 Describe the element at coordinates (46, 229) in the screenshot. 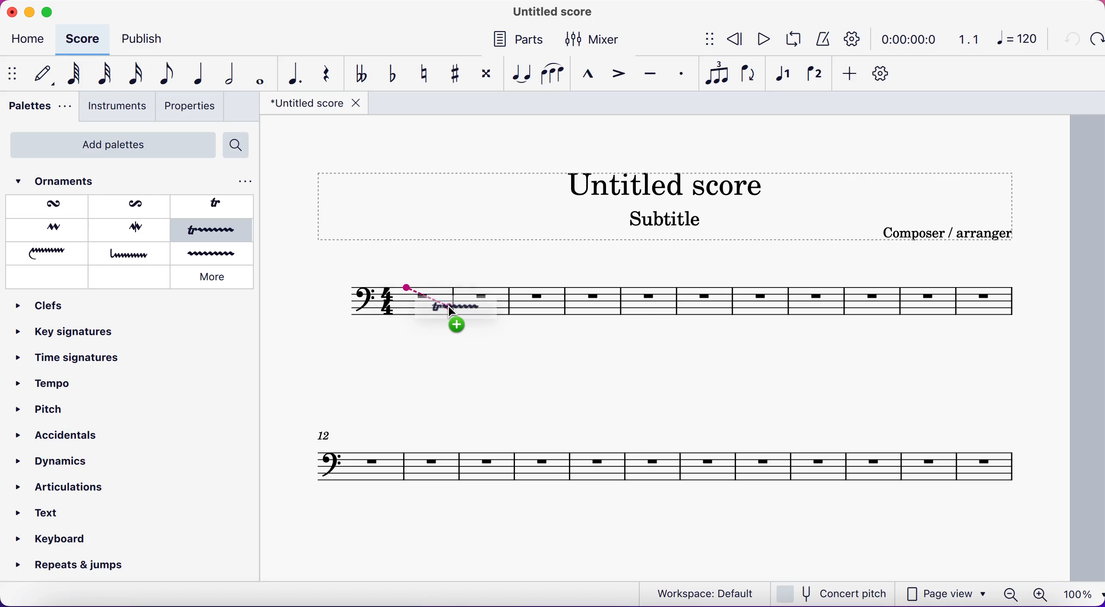

I see `turn` at that location.